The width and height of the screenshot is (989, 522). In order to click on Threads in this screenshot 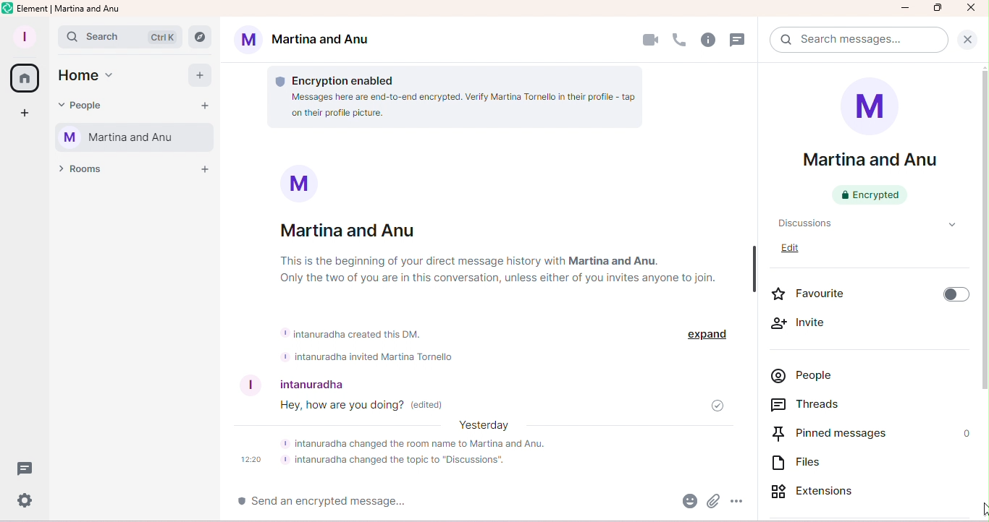, I will do `click(738, 40)`.